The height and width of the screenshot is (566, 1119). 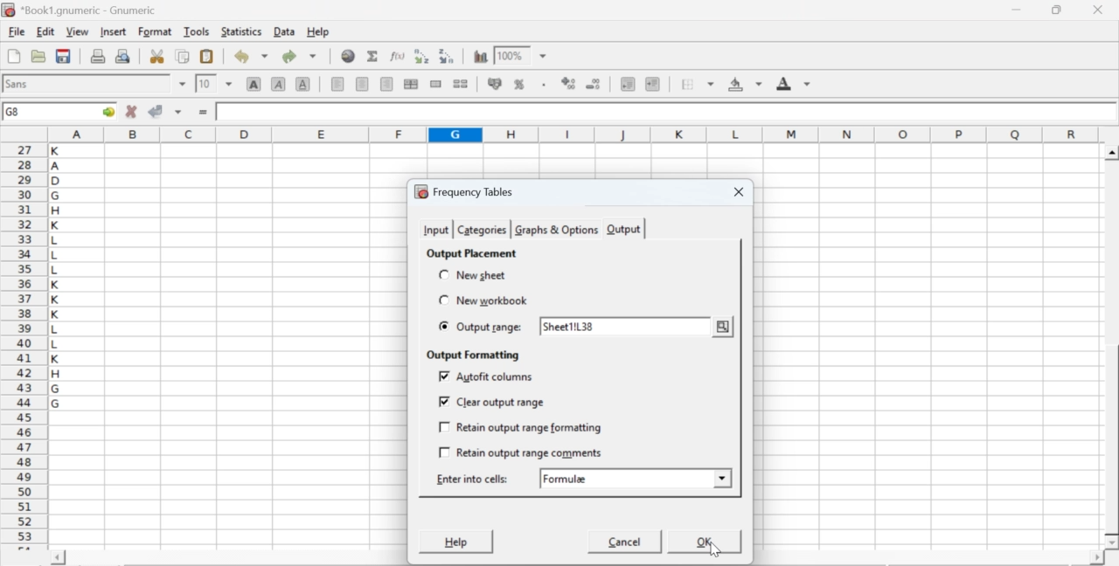 What do you see at coordinates (481, 300) in the screenshot?
I see `new workbook` at bounding box center [481, 300].